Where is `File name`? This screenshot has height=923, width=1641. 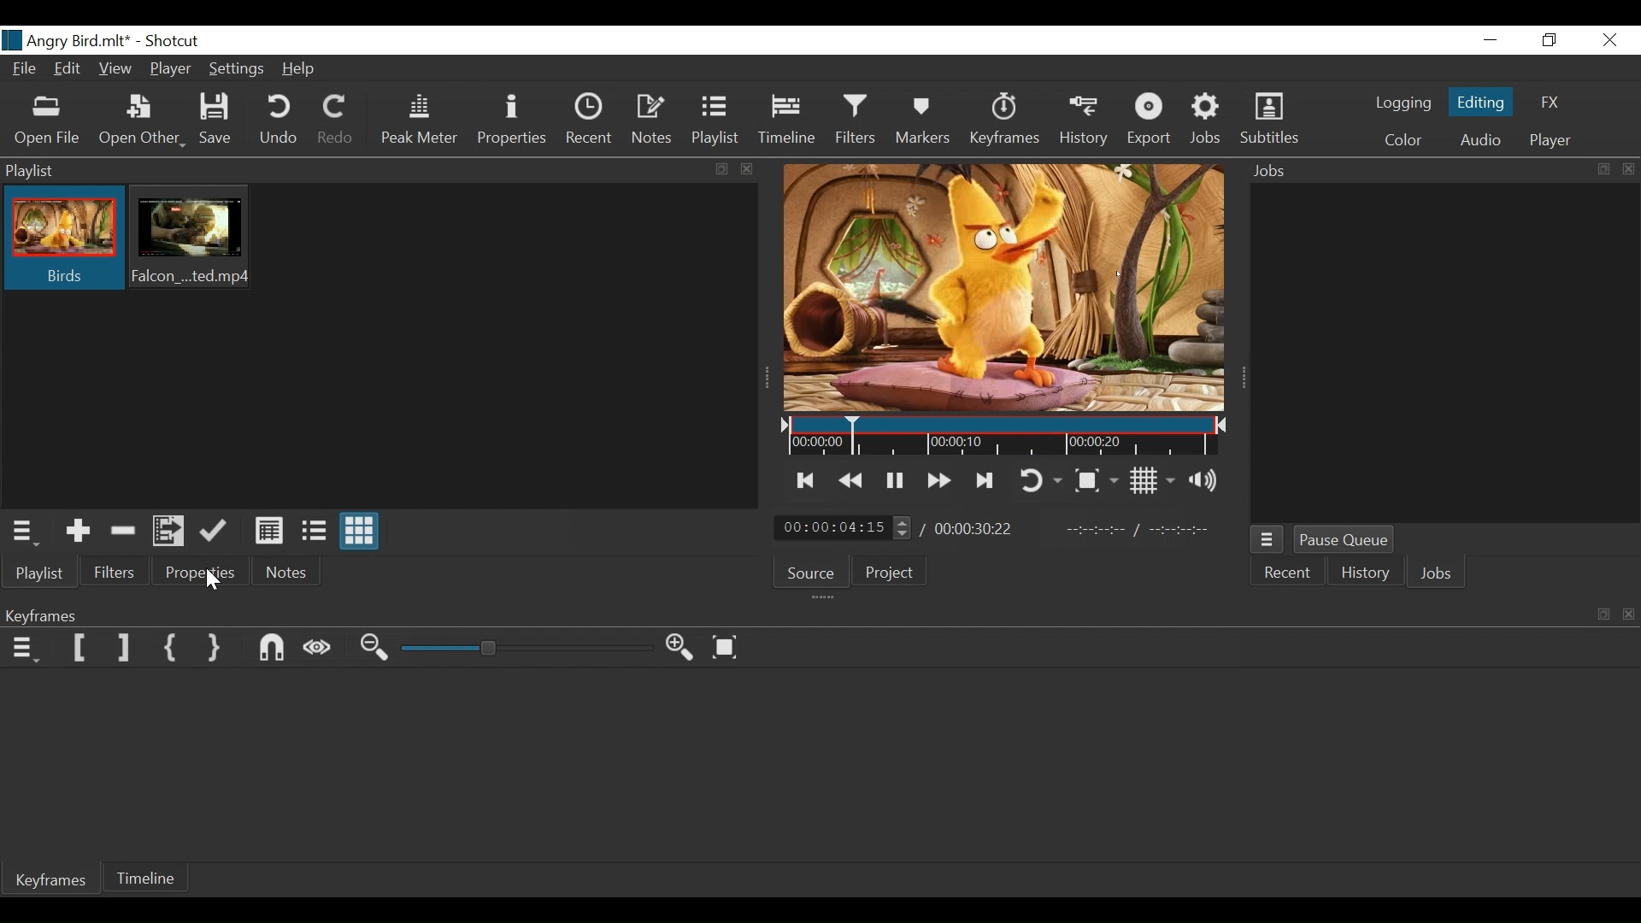 File name is located at coordinates (66, 40).